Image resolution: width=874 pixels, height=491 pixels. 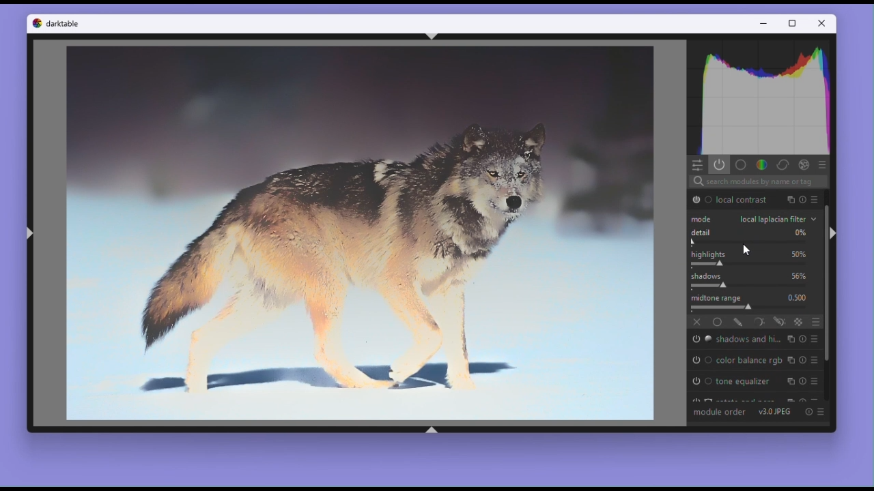 What do you see at coordinates (753, 220) in the screenshot?
I see `Local laplacian filter` at bounding box center [753, 220].